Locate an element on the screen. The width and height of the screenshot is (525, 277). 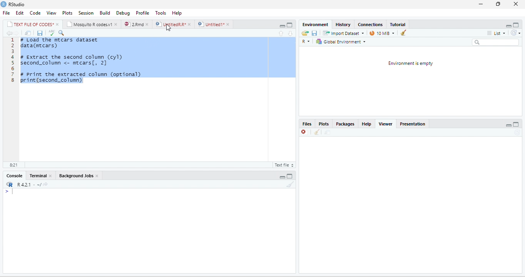
save  is located at coordinates (315, 33).